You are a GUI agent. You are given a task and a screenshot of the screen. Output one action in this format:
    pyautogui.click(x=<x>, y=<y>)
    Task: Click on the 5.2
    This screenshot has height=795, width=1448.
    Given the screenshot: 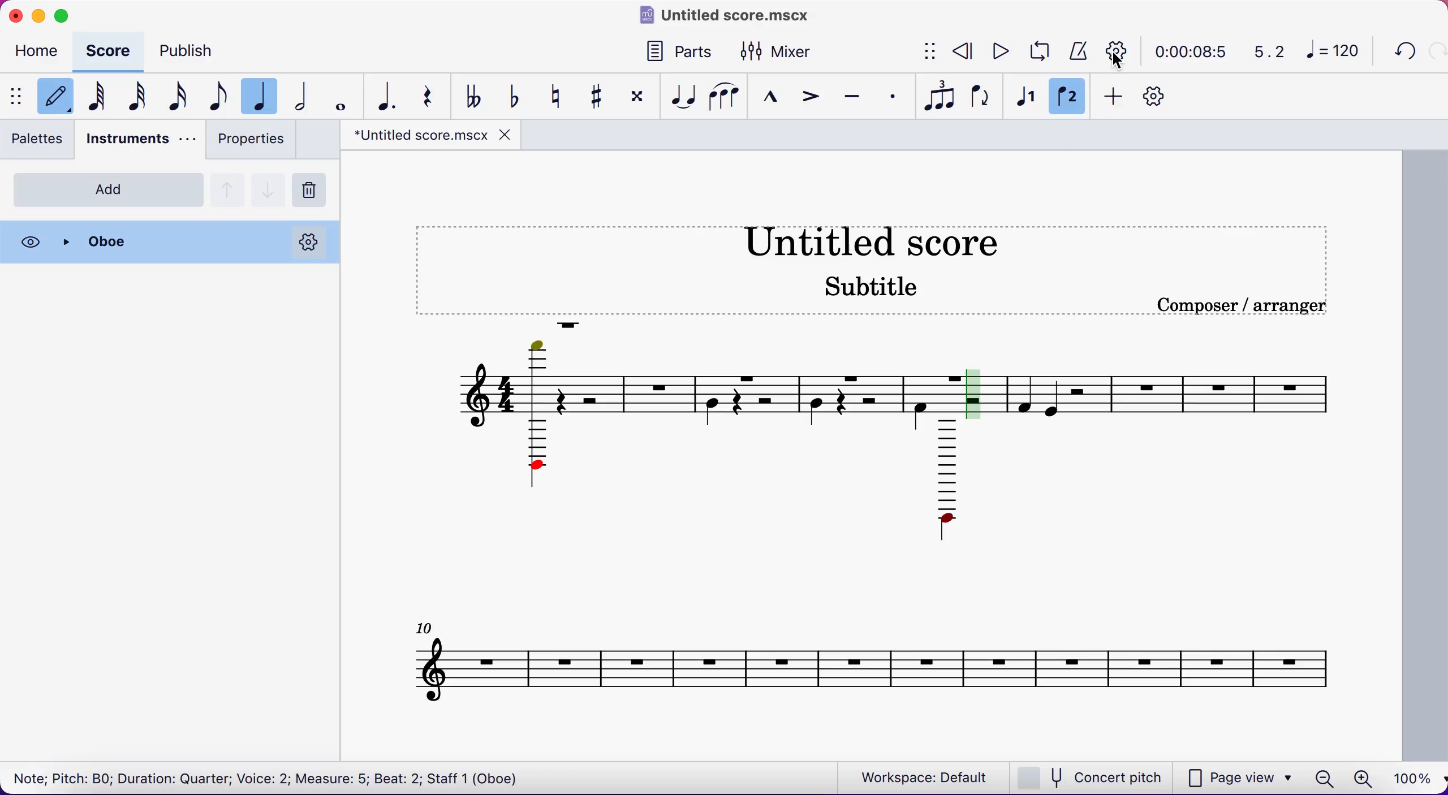 What is the action you would take?
    pyautogui.click(x=1262, y=52)
    